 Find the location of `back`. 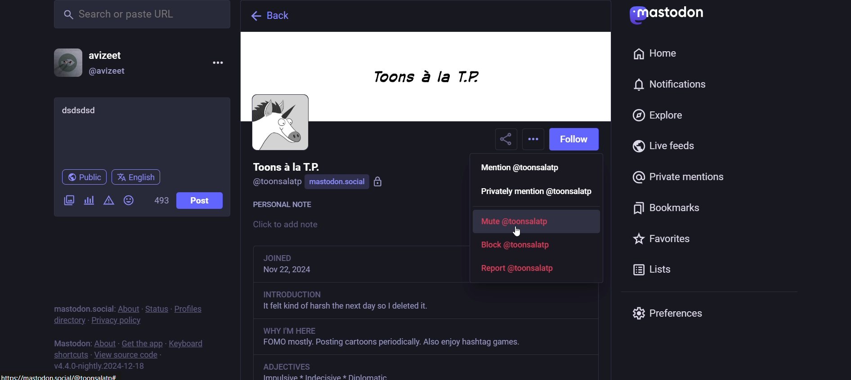

back is located at coordinates (267, 16).